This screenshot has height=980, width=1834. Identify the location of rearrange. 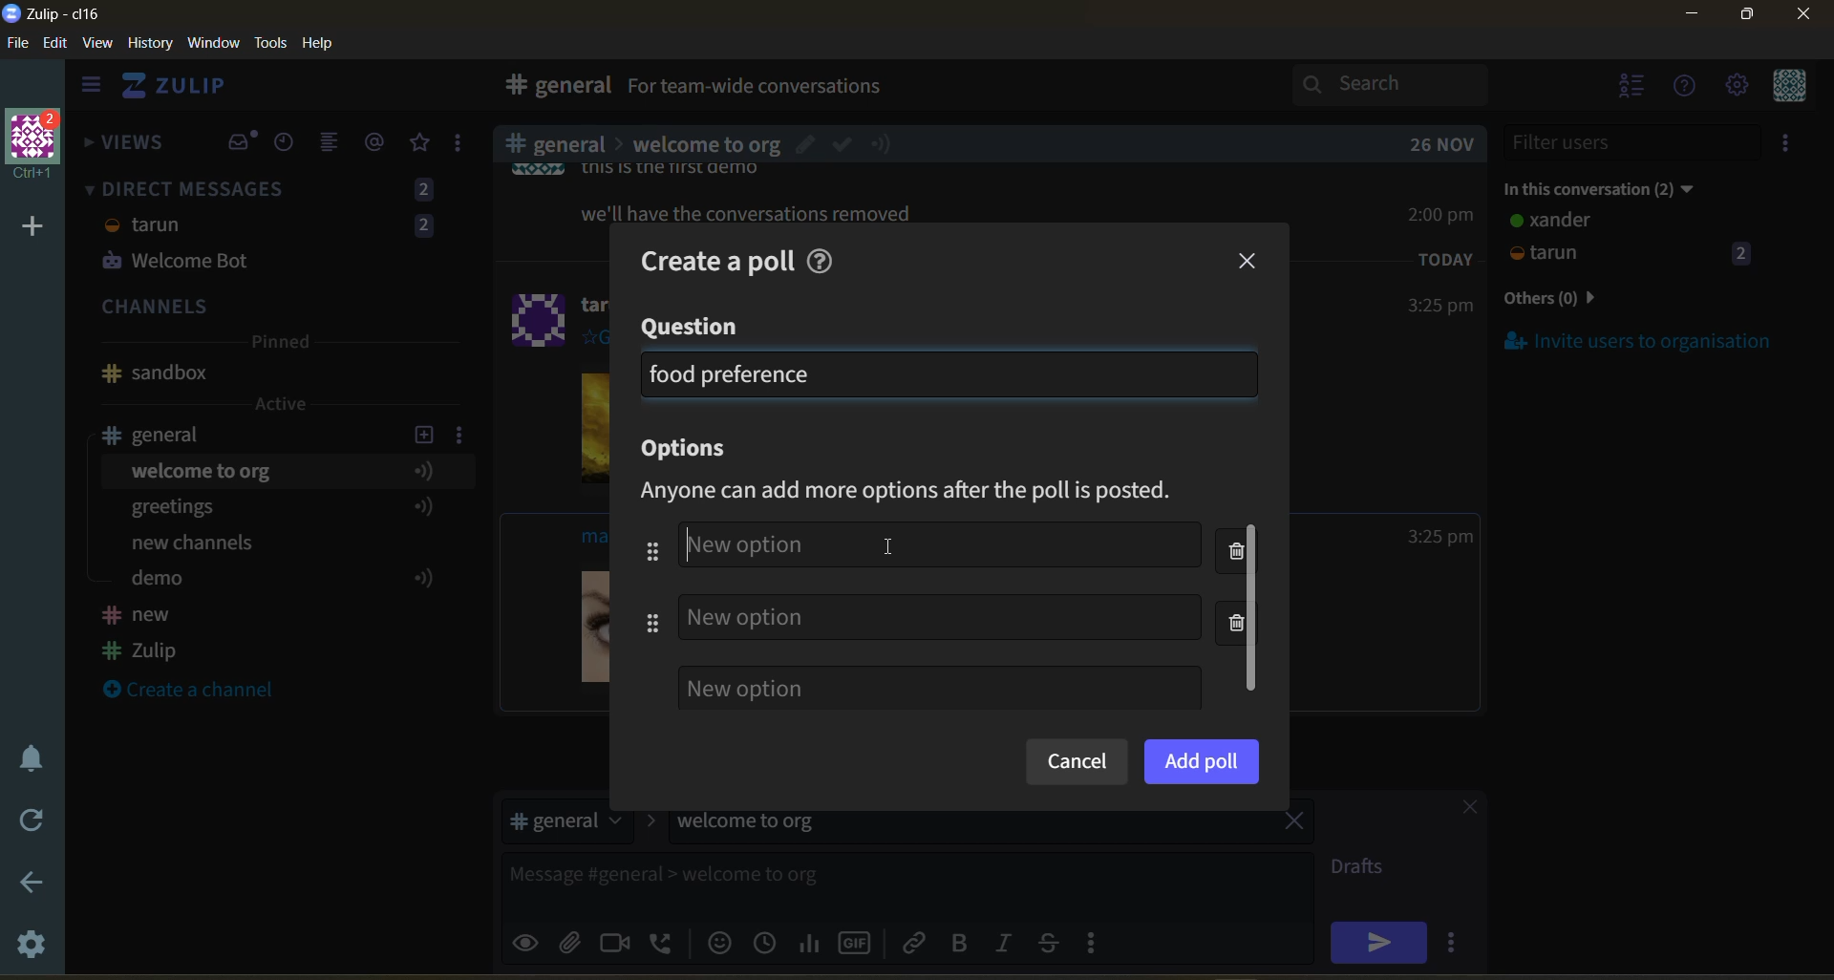
(647, 586).